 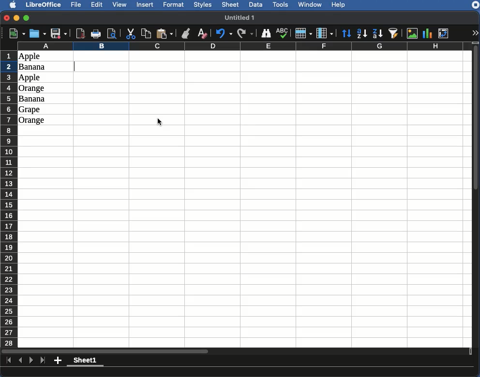 What do you see at coordinates (243, 46) in the screenshot?
I see `Columns` at bounding box center [243, 46].